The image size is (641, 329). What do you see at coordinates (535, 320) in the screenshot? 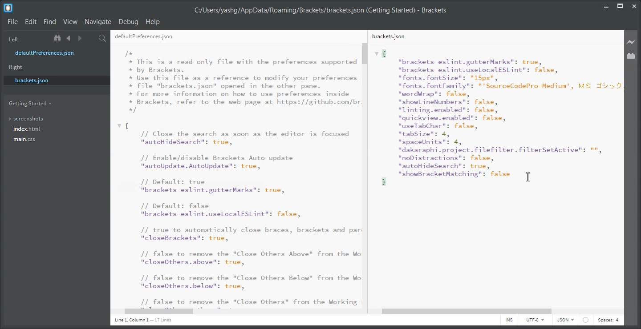
I see `UTF-8` at bounding box center [535, 320].